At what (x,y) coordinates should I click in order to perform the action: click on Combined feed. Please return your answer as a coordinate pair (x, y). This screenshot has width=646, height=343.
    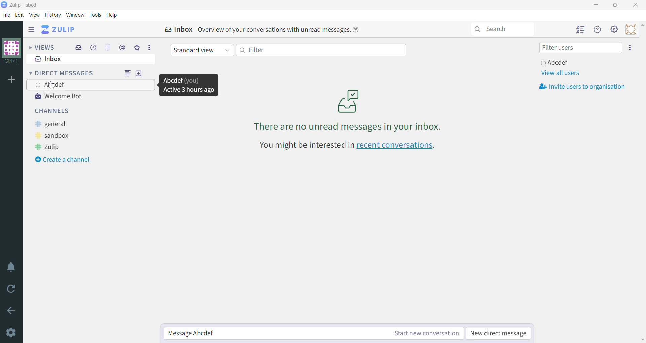
    Looking at the image, I should click on (108, 48).